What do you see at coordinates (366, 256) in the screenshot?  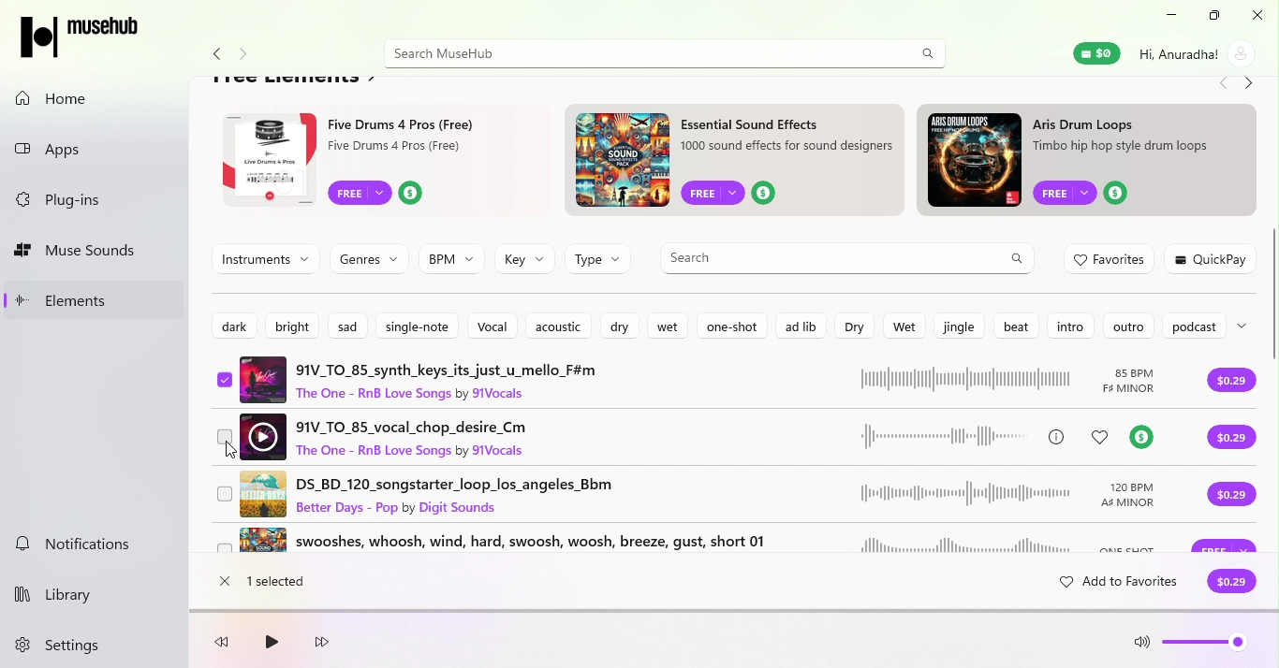 I see `Genres` at bounding box center [366, 256].